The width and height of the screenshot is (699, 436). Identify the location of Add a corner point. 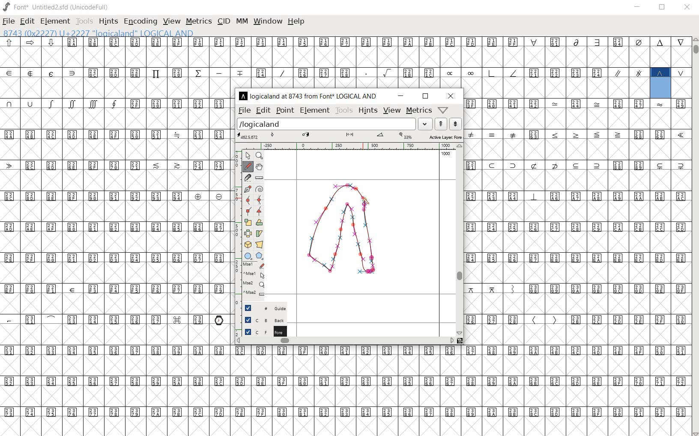
(248, 211).